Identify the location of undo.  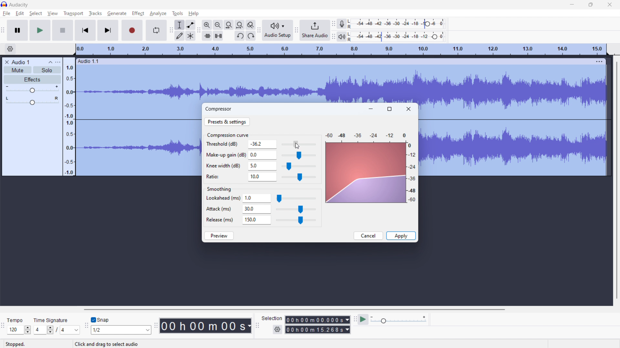
(240, 36).